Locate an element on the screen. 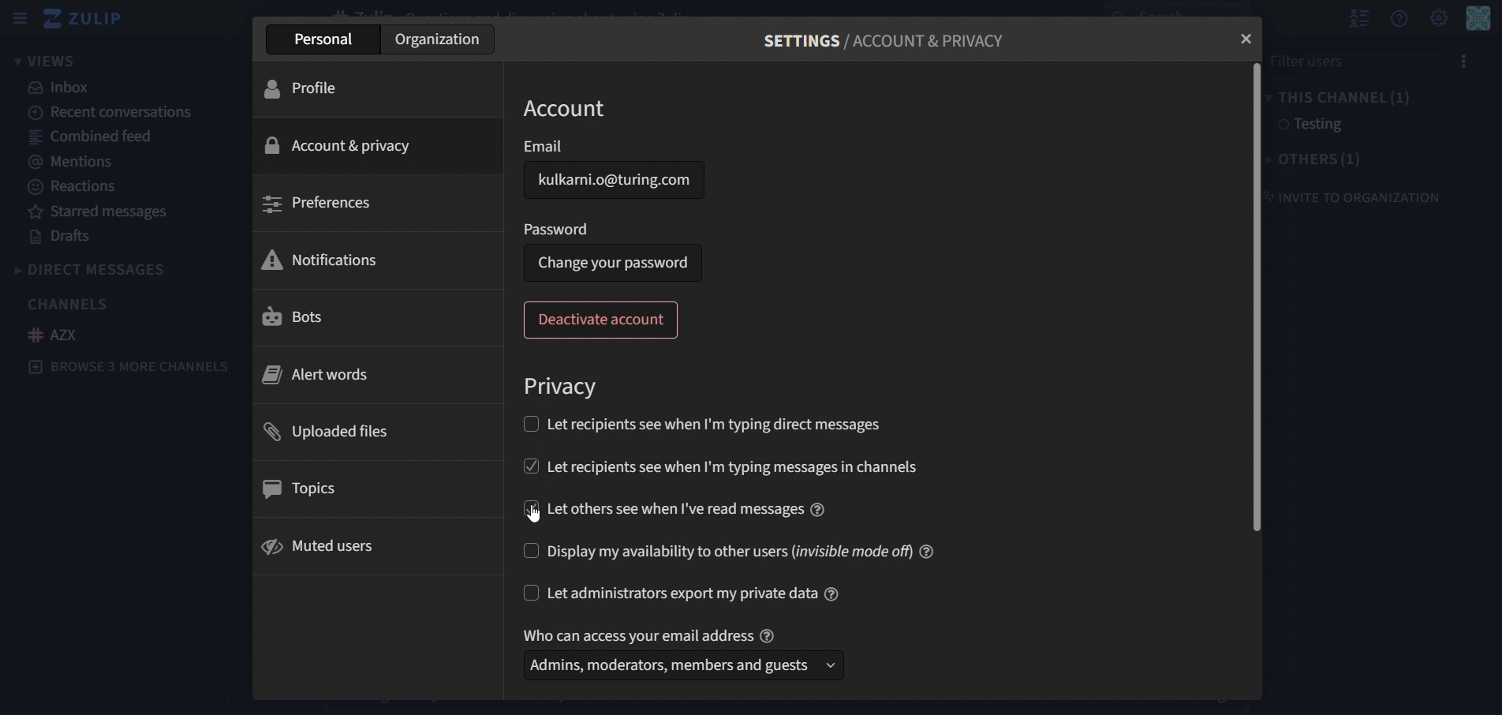  check box is located at coordinates (529, 507).